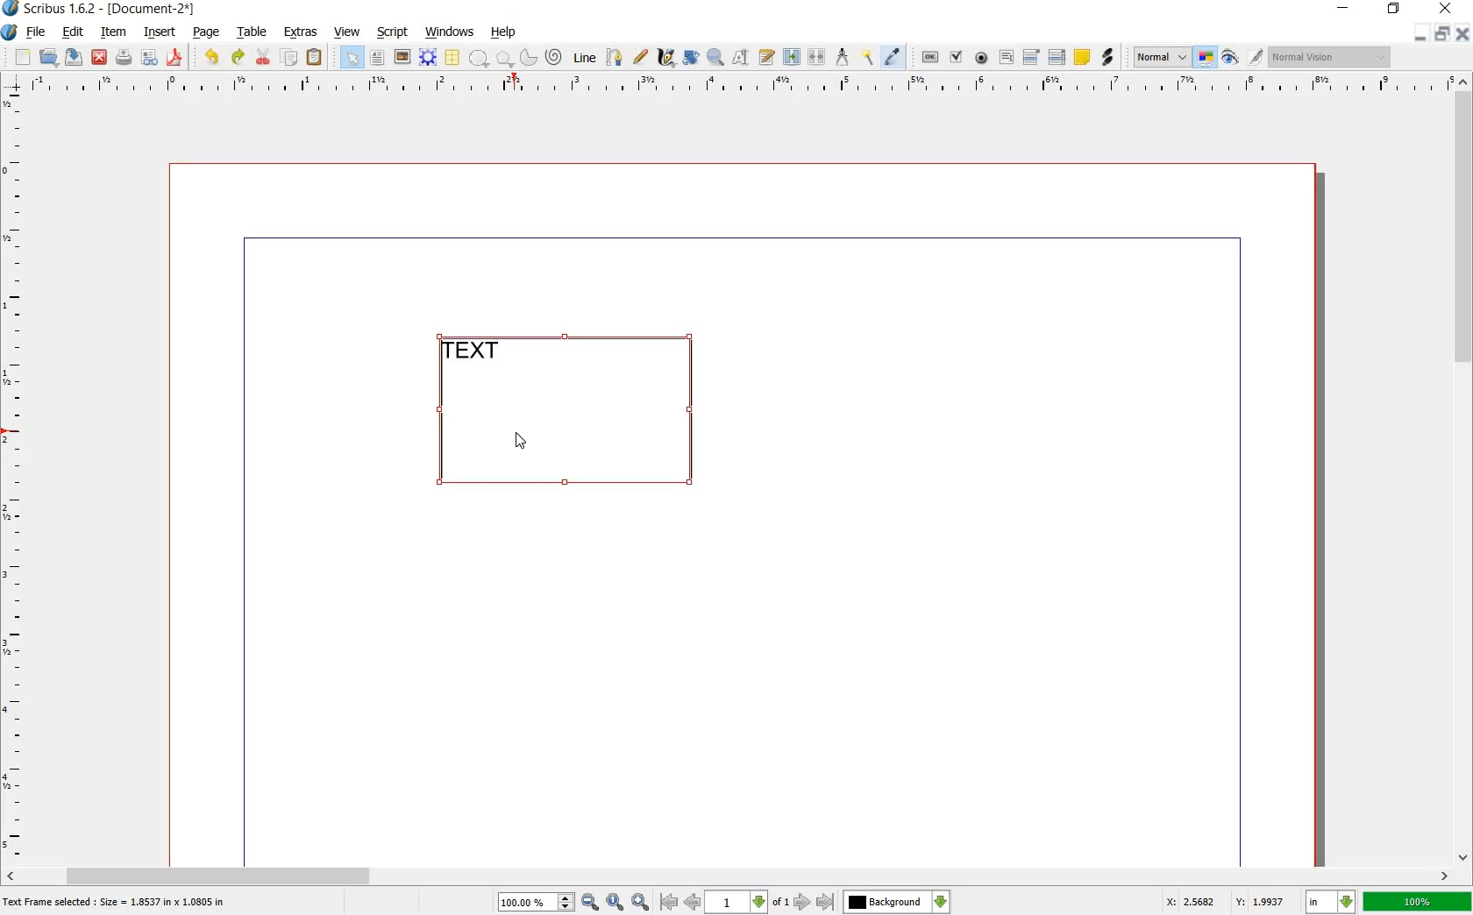 The height and width of the screenshot is (915, 1473). I want to click on arc, so click(527, 56).